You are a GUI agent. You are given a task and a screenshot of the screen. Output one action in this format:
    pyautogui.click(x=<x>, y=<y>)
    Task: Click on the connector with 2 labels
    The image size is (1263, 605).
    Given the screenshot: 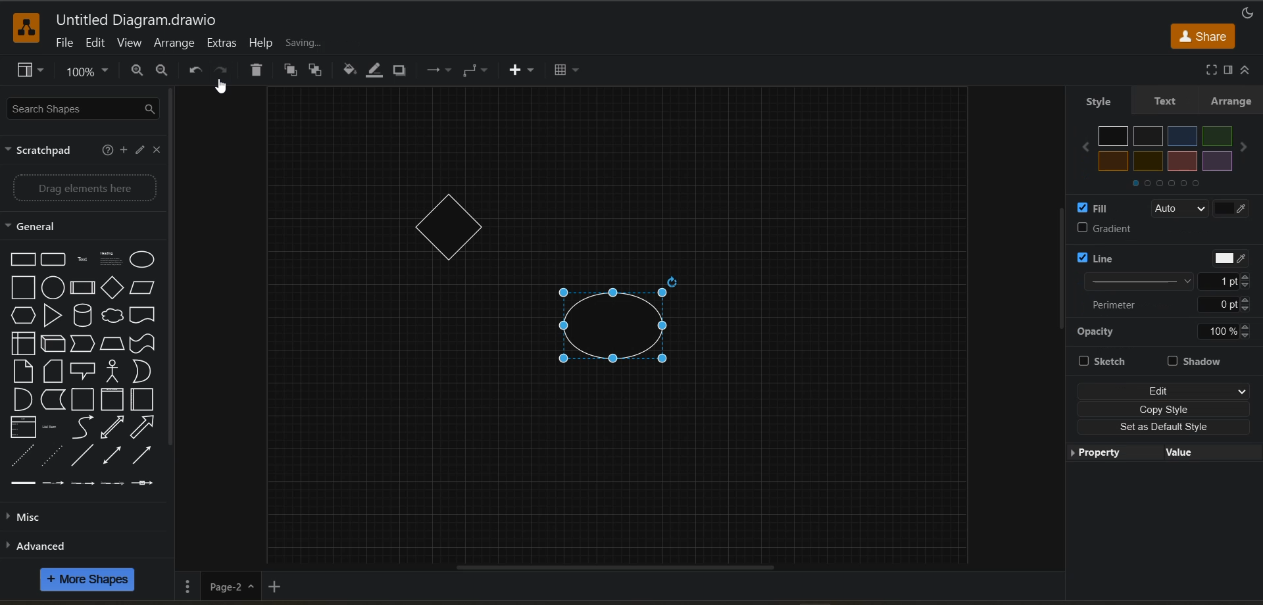 What is the action you would take?
    pyautogui.click(x=82, y=483)
    